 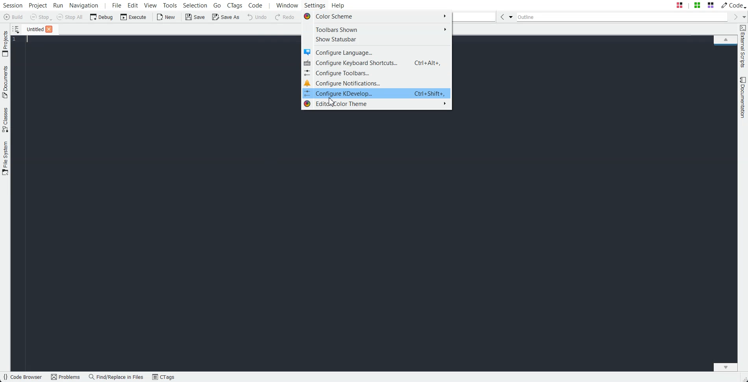 What do you see at coordinates (226, 17) in the screenshot?
I see `Save As` at bounding box center [226, 17].